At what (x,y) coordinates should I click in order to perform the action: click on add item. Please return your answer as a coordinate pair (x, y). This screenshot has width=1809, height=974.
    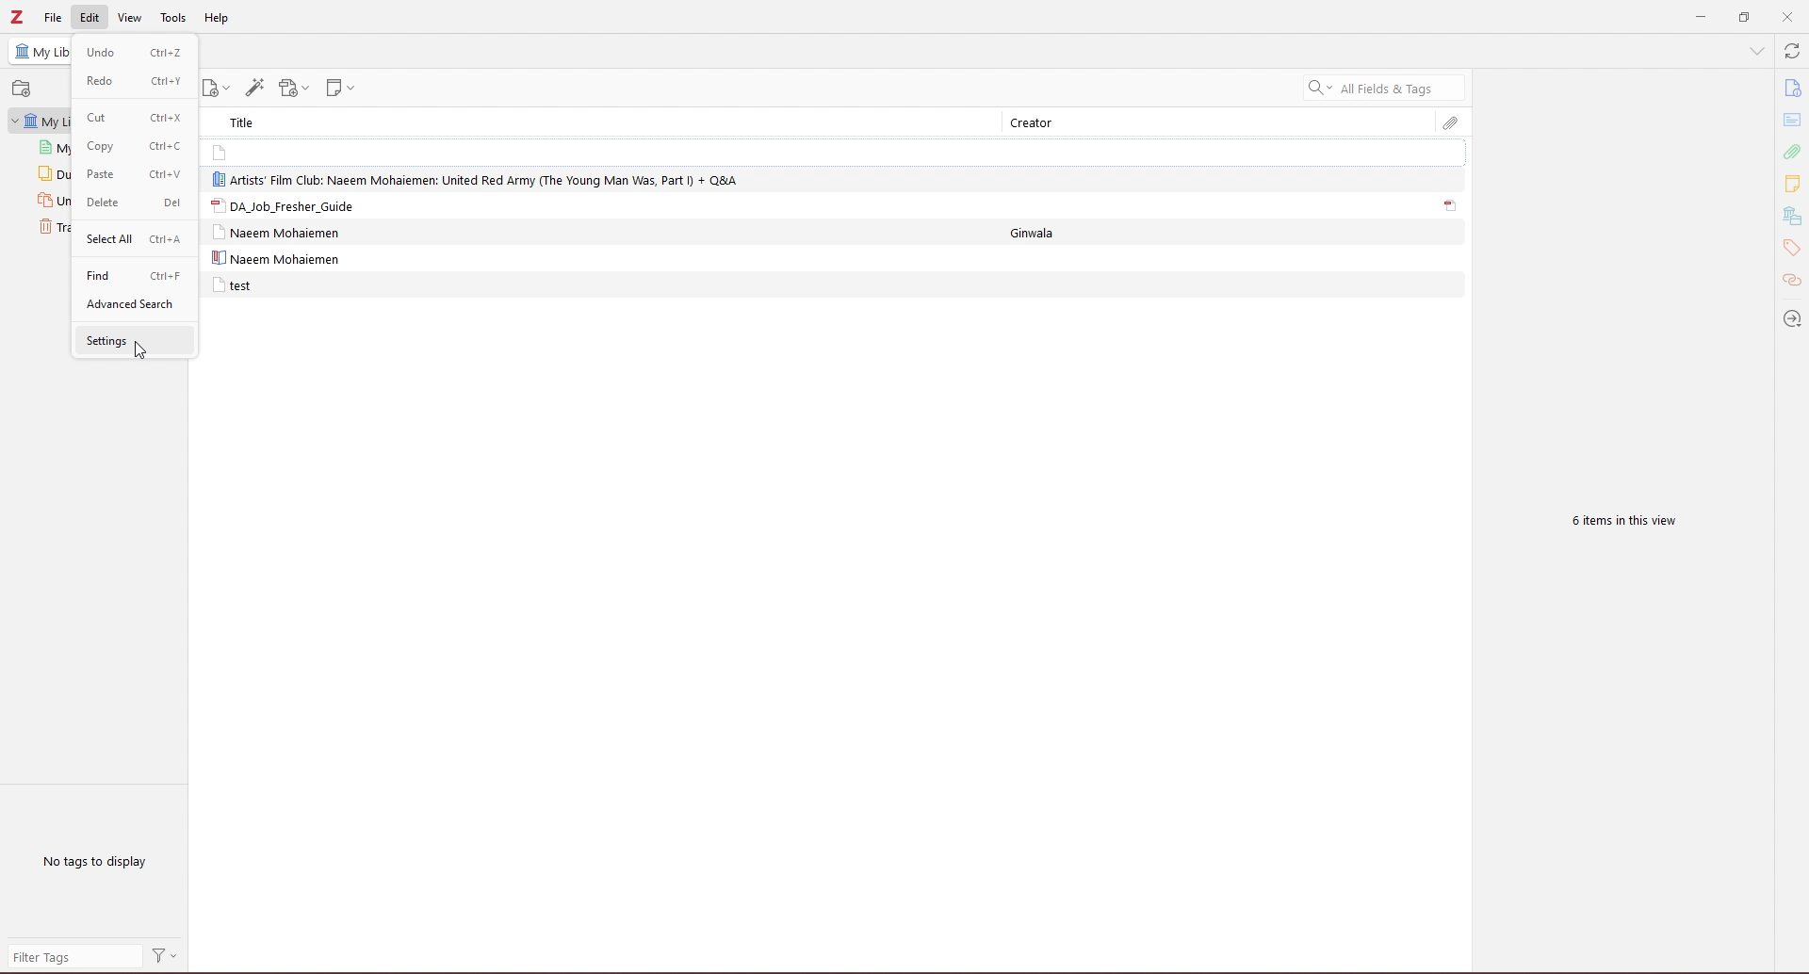
    Looking at the image, I should click on (24, 89).